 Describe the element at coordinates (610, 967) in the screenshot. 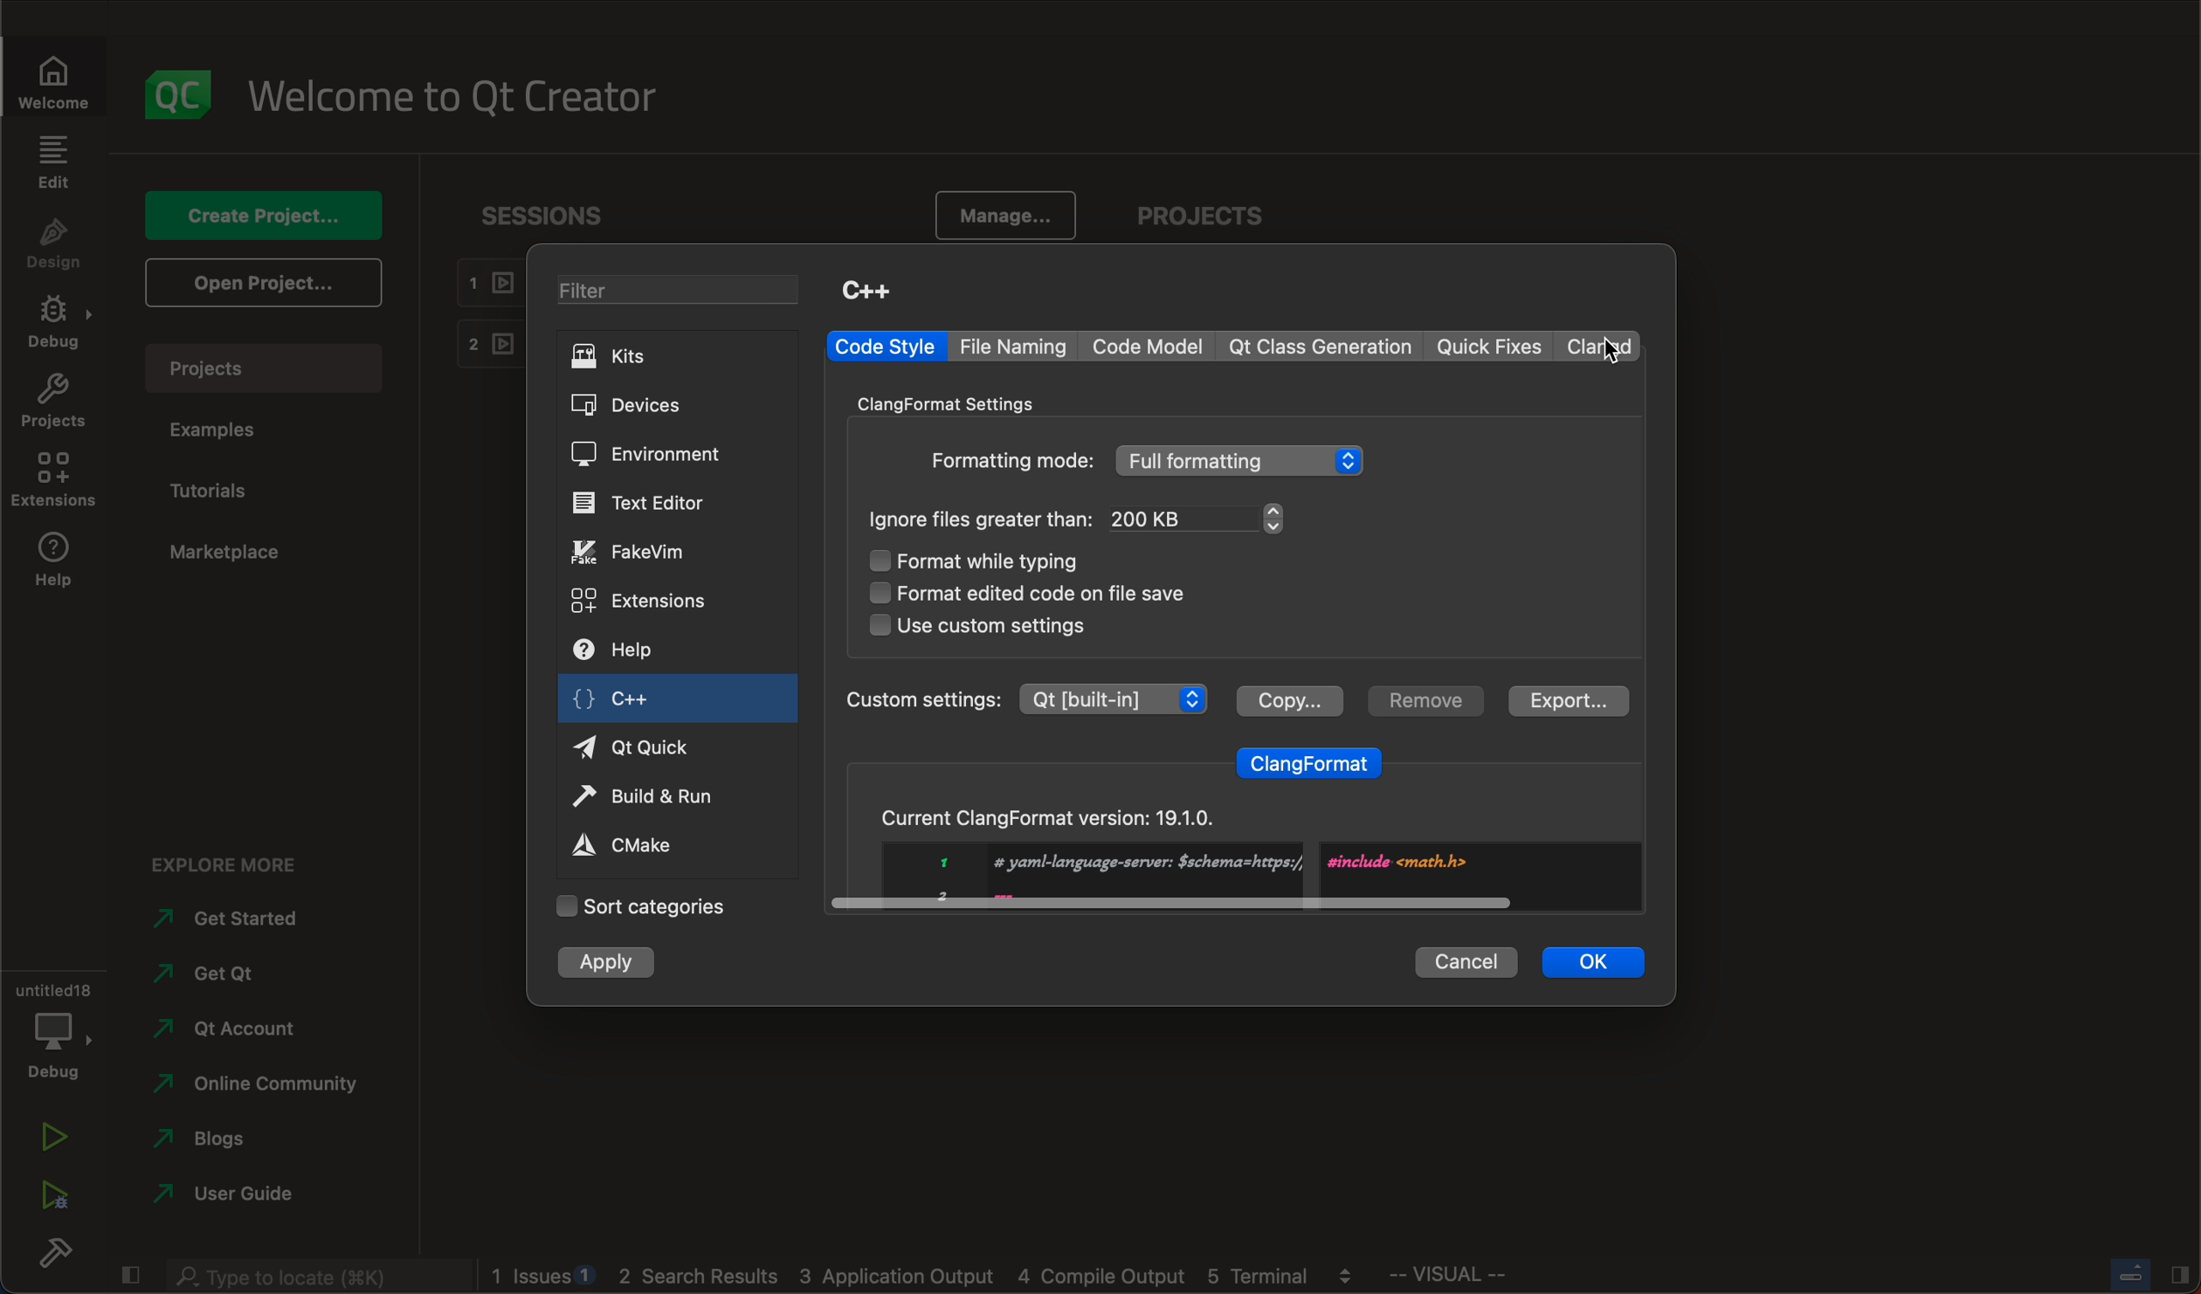

I see `apply` at that location.